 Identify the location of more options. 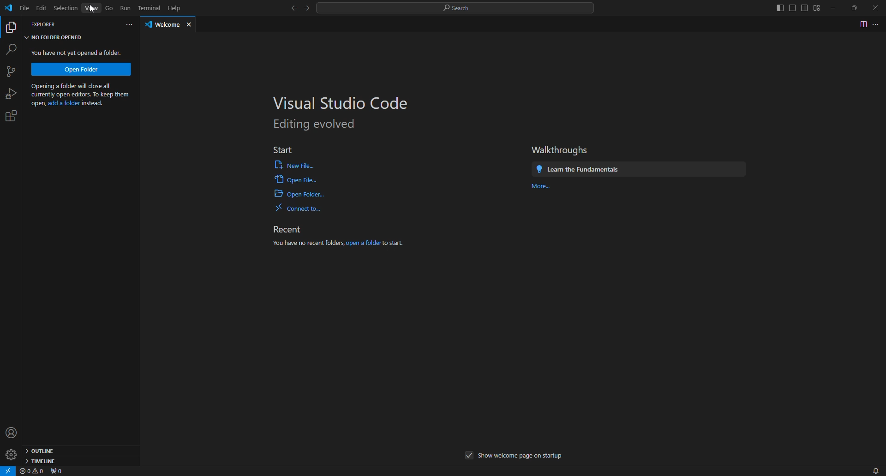
(120, 26).